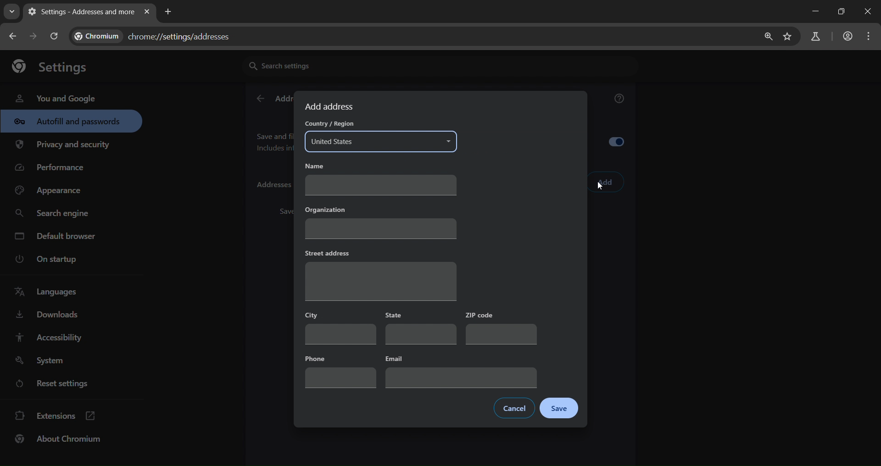 This screenshot has height=466, width=881. What do you see at coordinates (11, 11) in the screenshot?
I see `search  tabs` at bounding box center [11, 11].